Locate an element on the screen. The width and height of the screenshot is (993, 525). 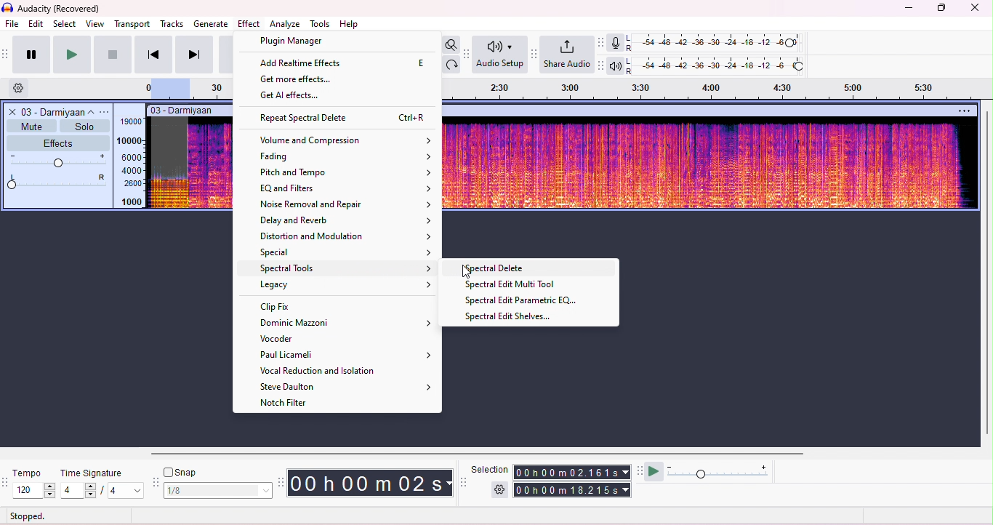
plugin manager is located at coordinates (291, 42).